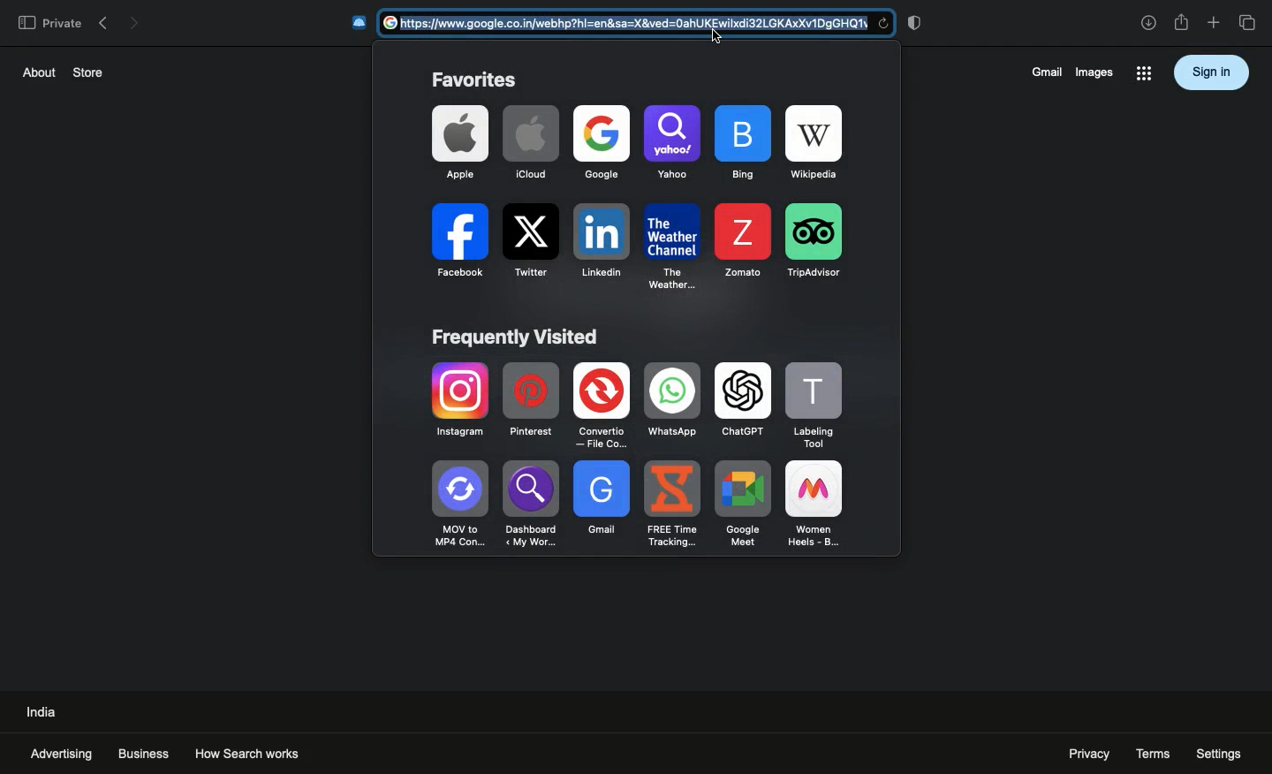  I want to click on business, so click(144, 753).